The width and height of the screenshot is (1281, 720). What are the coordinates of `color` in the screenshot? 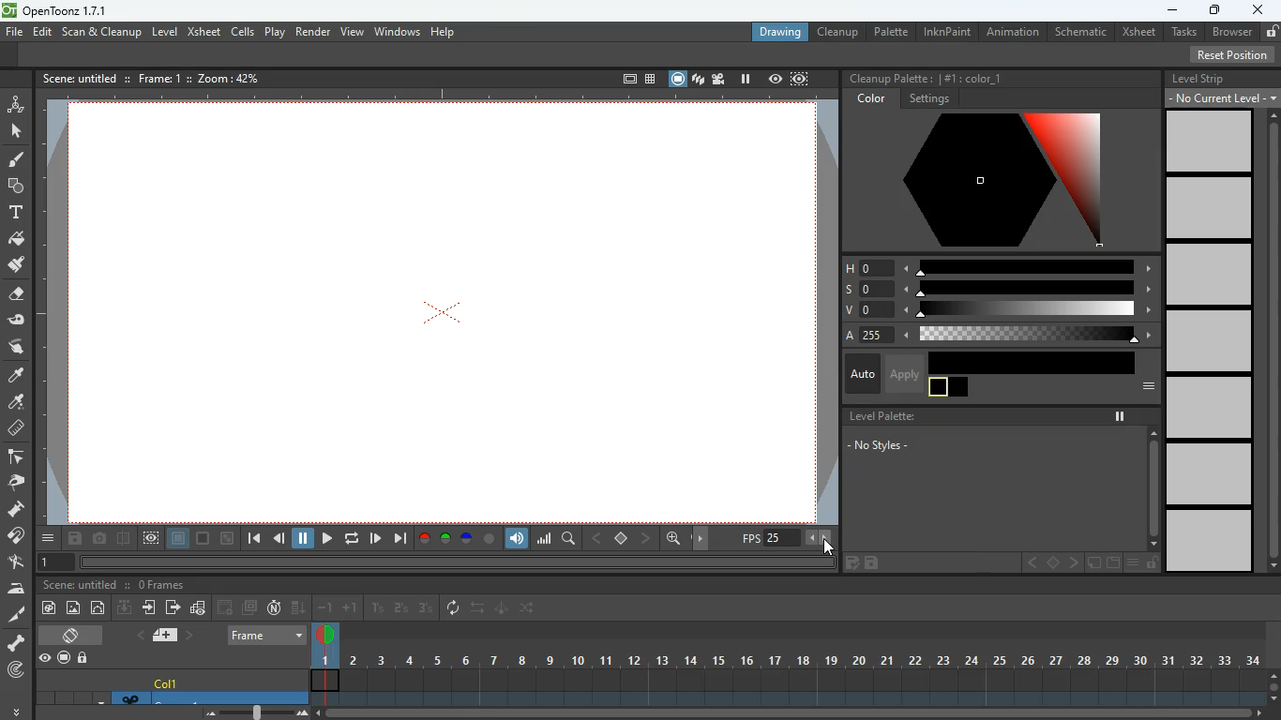 It's located at (1041, 363).